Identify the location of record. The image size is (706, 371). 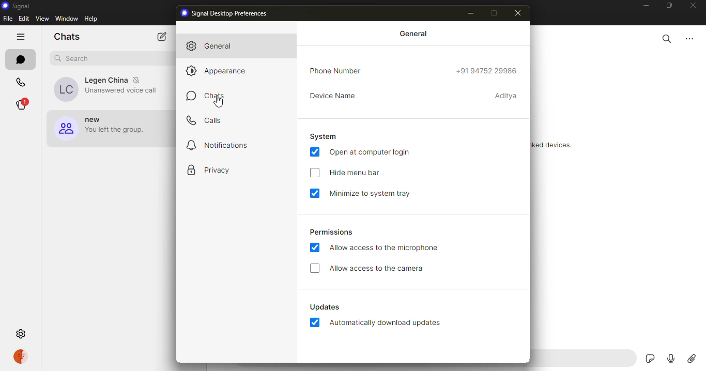
(671, 360).